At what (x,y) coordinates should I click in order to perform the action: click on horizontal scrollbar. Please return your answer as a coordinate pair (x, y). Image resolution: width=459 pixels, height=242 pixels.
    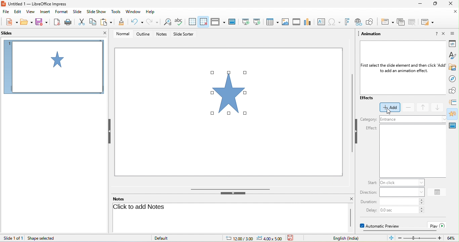
    Looking at the image, I should click on (231, 189).